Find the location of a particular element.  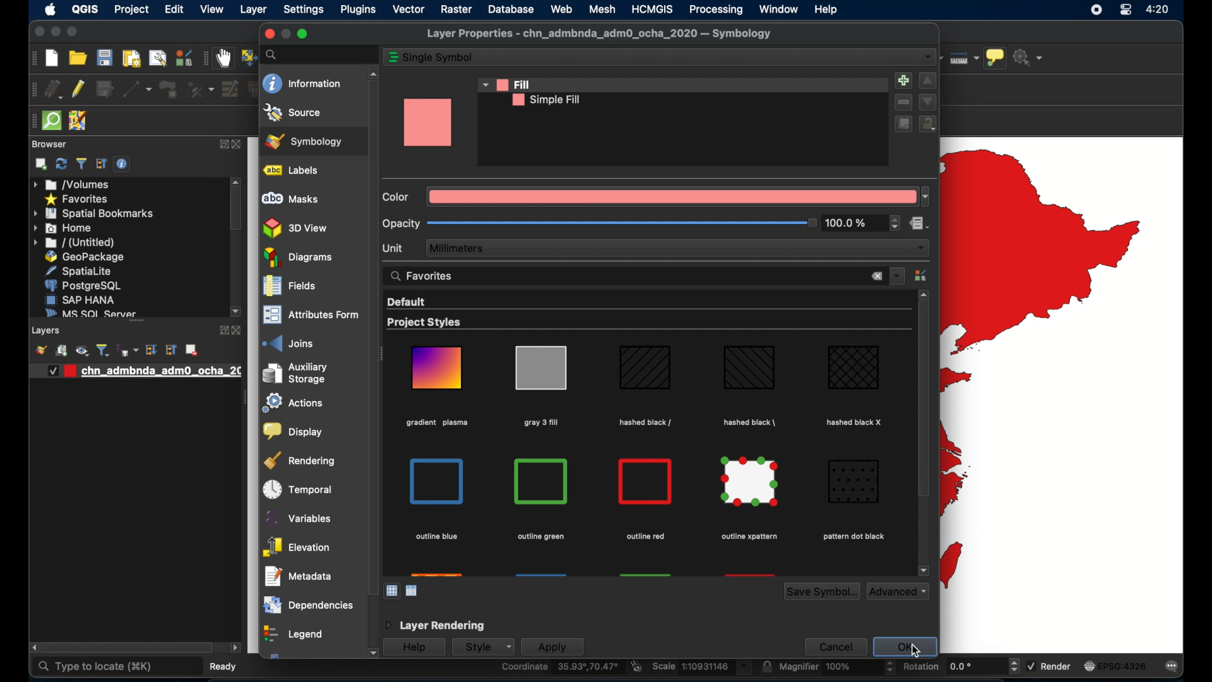

show map tips is located at coordinates (995, 59).